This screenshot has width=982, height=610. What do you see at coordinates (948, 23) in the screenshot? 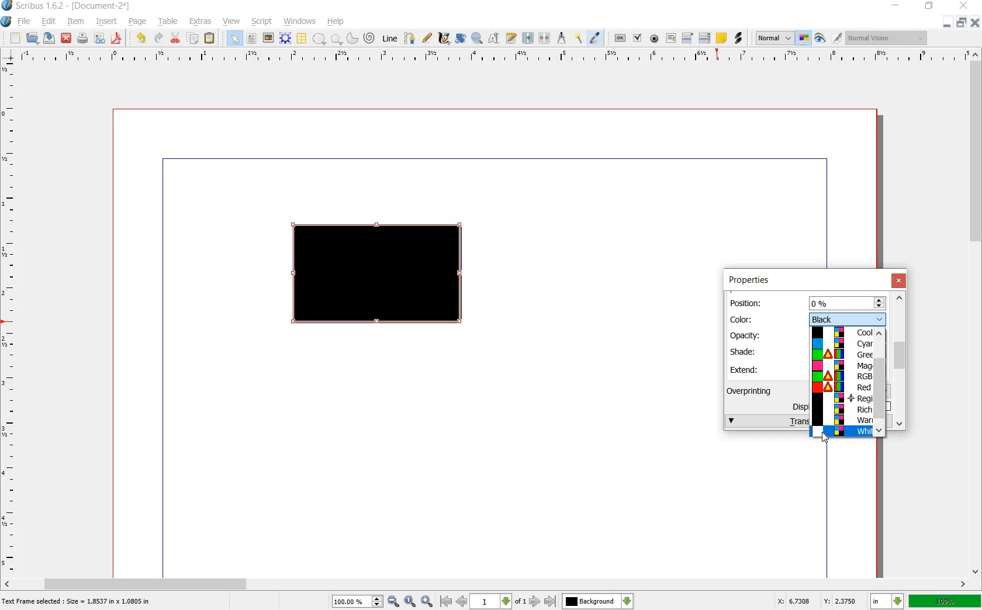
I see `minimize` at bounding box center [948, 23].